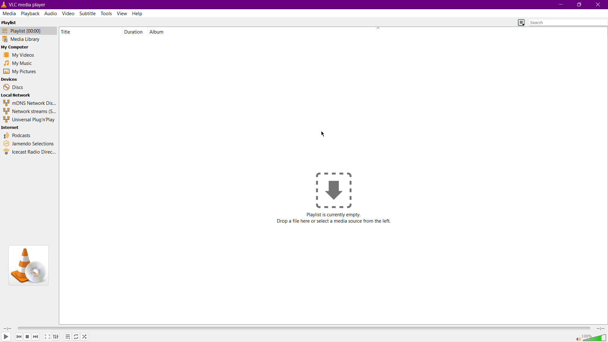 The height and width of the screenshot is (342, 608). I want to click on Skip back, so click(19, 337).